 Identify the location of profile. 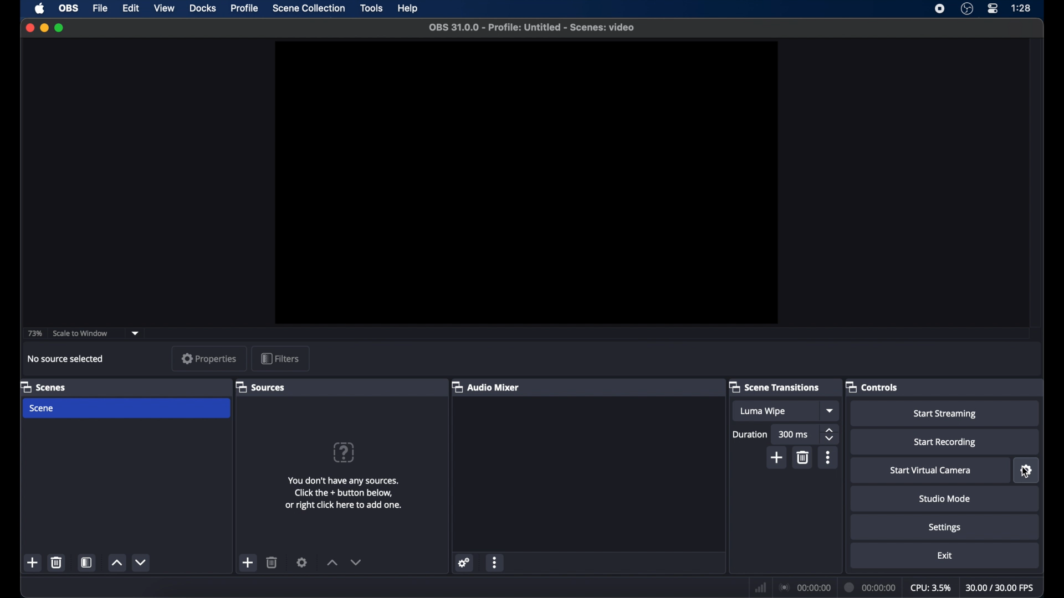
(245, 8).